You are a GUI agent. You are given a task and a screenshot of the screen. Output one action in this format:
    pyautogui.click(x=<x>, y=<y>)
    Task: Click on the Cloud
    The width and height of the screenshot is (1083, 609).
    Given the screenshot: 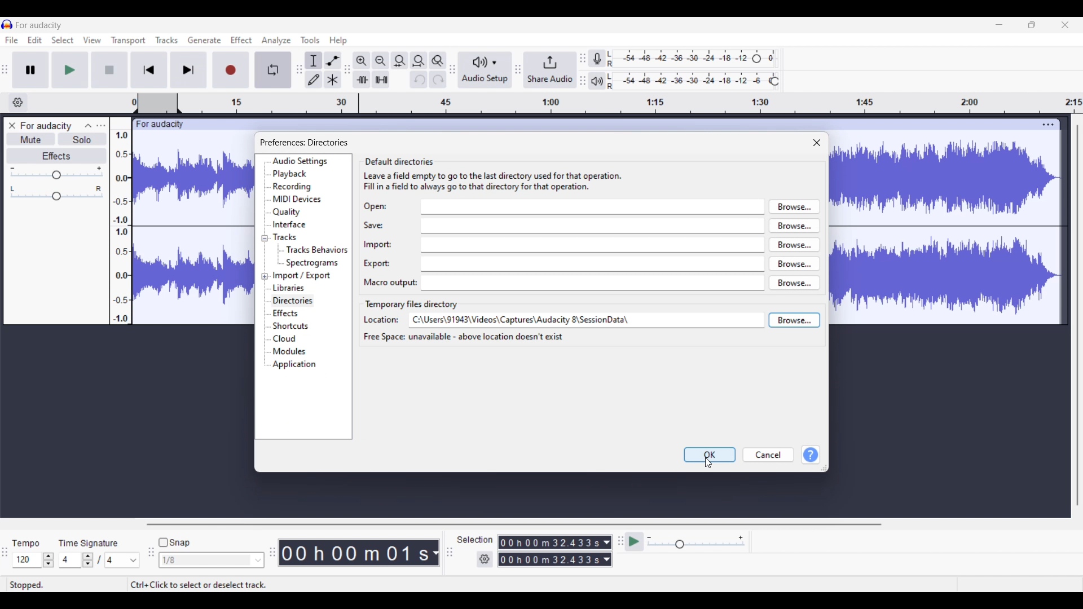 What is the action you would take?
    pyautogui.click(x=285, y=338)
    